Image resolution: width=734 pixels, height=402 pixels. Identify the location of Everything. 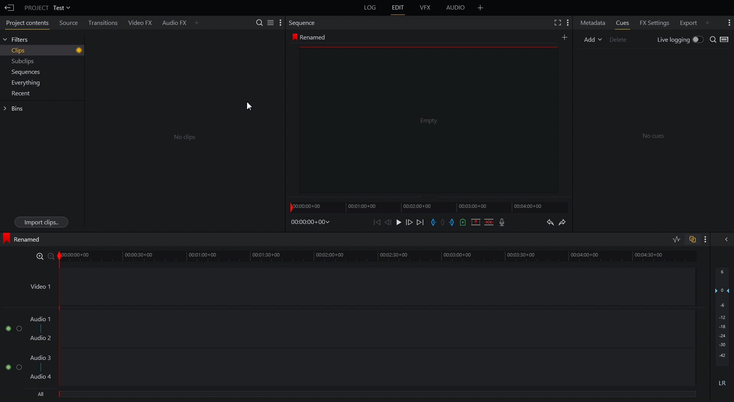
(24, 83).